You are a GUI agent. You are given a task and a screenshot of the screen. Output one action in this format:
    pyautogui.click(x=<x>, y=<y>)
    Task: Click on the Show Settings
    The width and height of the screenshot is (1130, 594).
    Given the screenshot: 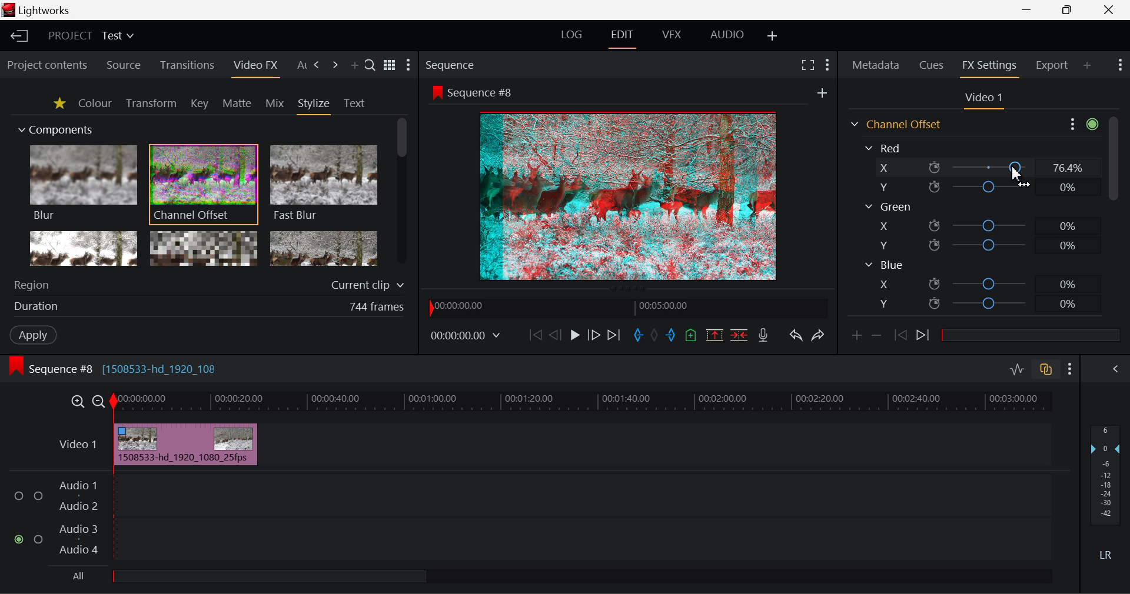 What is the action you would take?
    pyautogui.click(x=1119, y=65)
    